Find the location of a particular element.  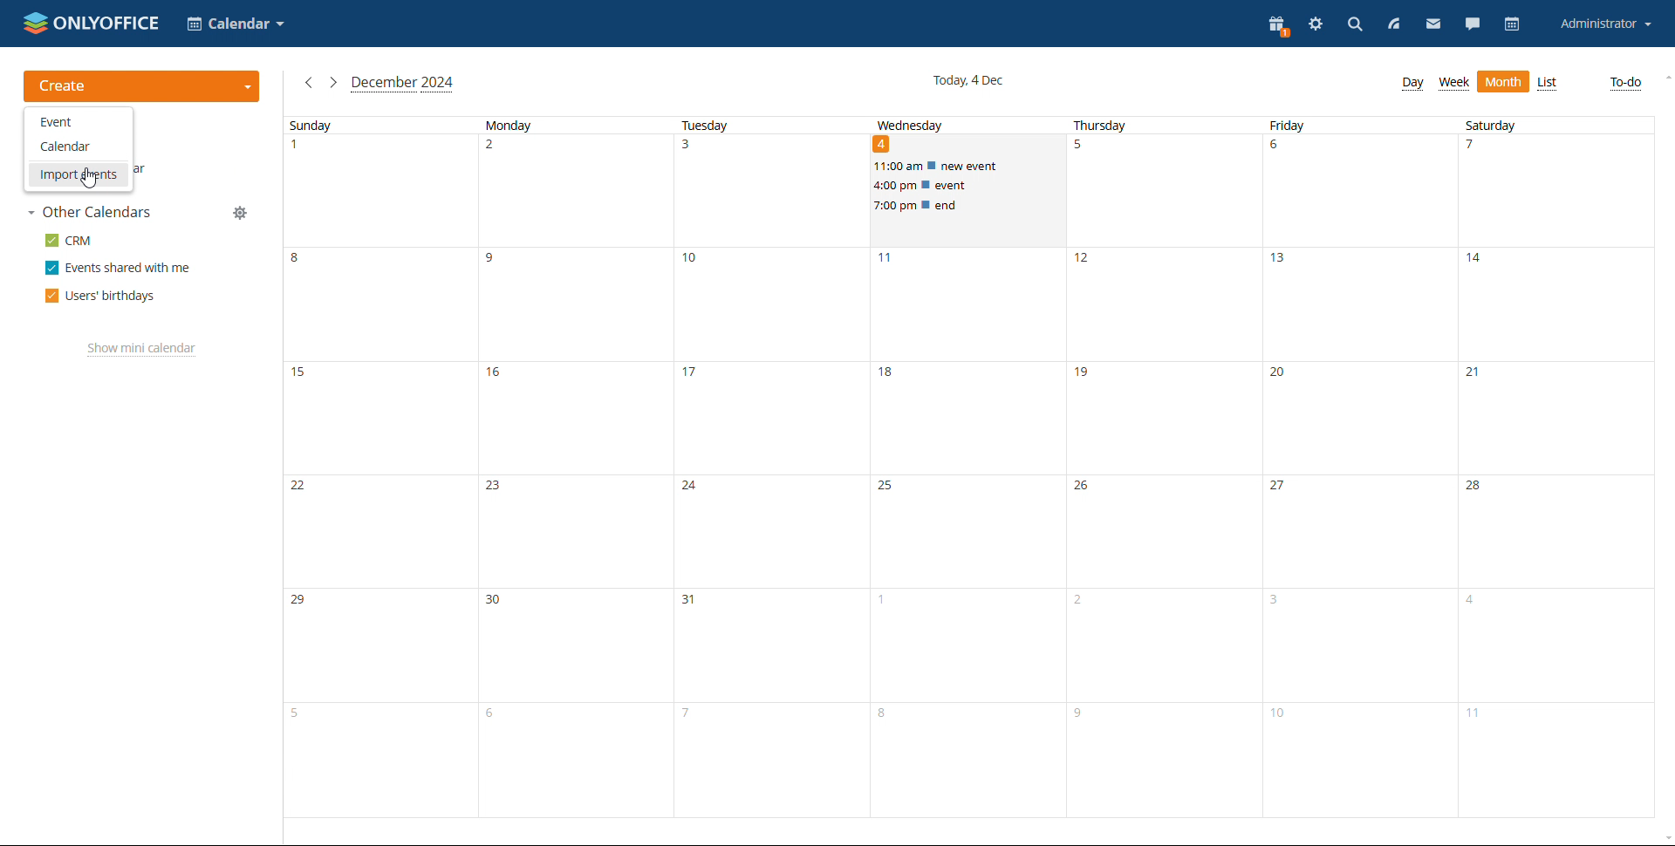

wednesday is located at coordinates (970, 523).